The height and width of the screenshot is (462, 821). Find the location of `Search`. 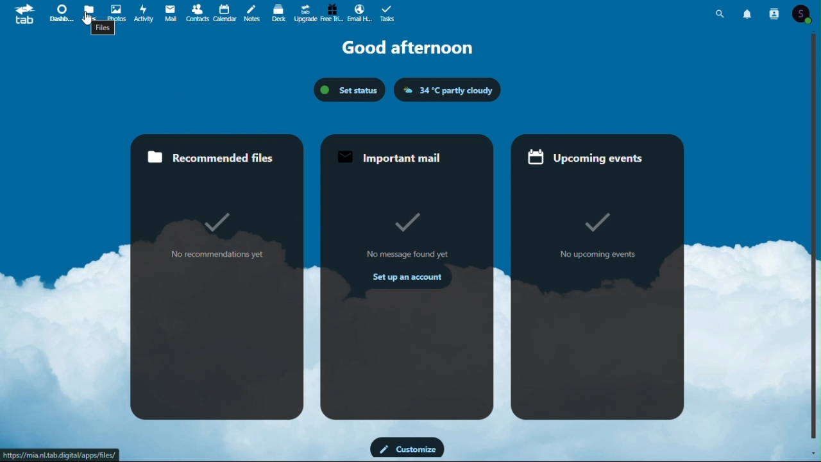

Search is located at coordinates (722, 12).